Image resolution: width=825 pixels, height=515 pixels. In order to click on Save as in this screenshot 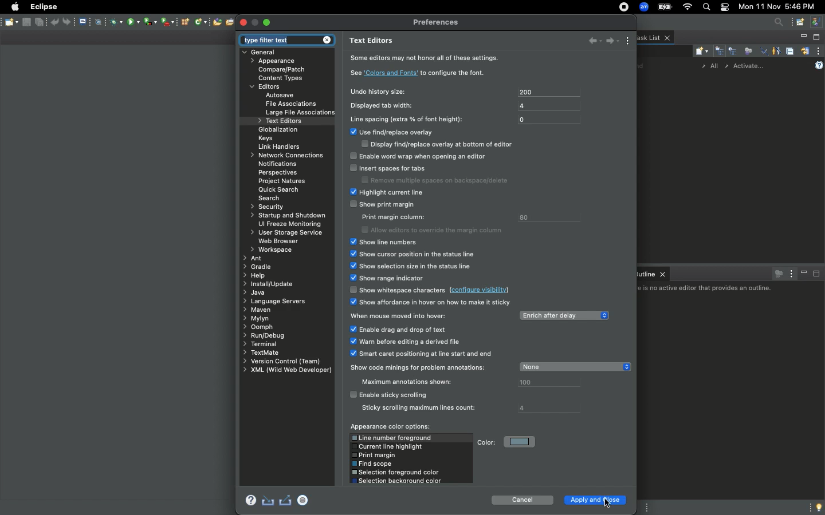, I will do `click(41, 23)`.